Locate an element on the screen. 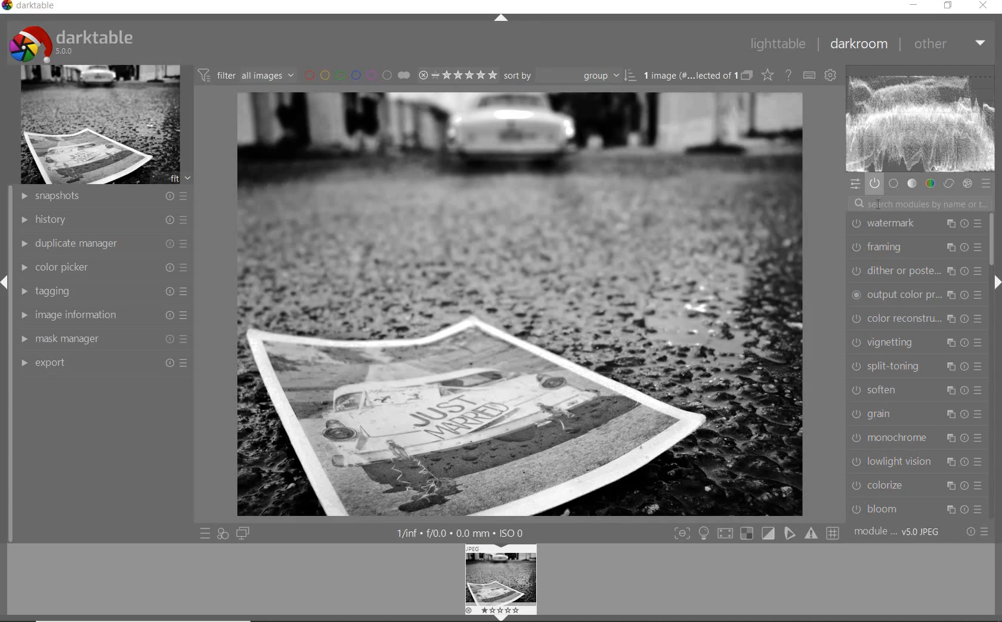 The width and height of the screenshot is (1002, 622). quick access for applying any of style is located at coordinates (222, 533).